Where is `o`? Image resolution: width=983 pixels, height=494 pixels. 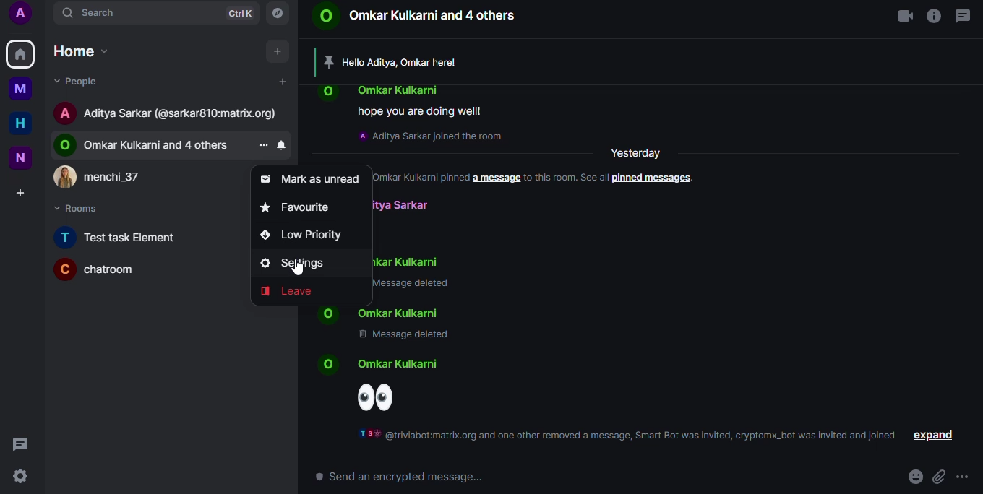
o is located at coordinates (66, 145).